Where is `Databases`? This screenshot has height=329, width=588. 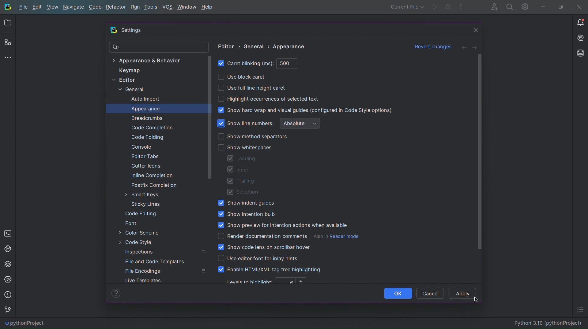
Databases is located at coordinates (579, 53).